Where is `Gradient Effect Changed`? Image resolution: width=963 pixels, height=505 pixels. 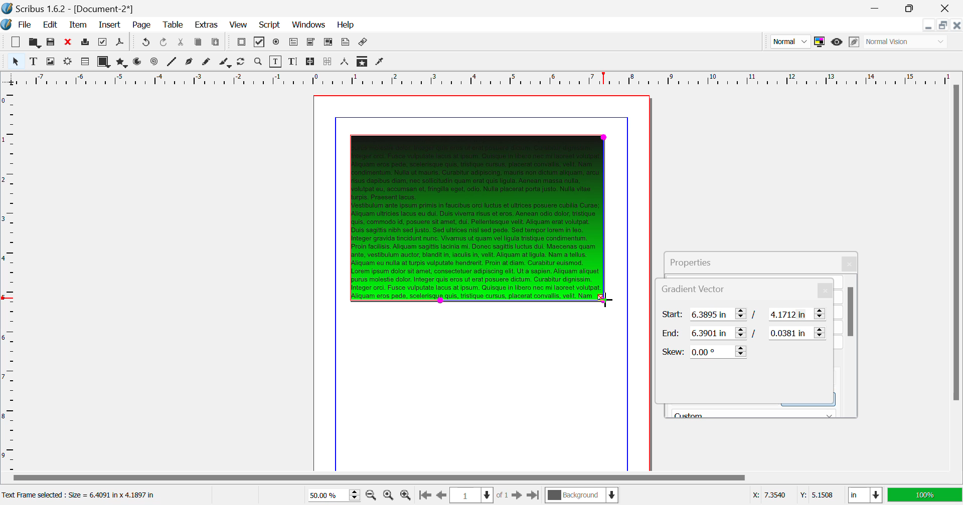
Gradient Effect Changed is located at coordinates (476, 218).